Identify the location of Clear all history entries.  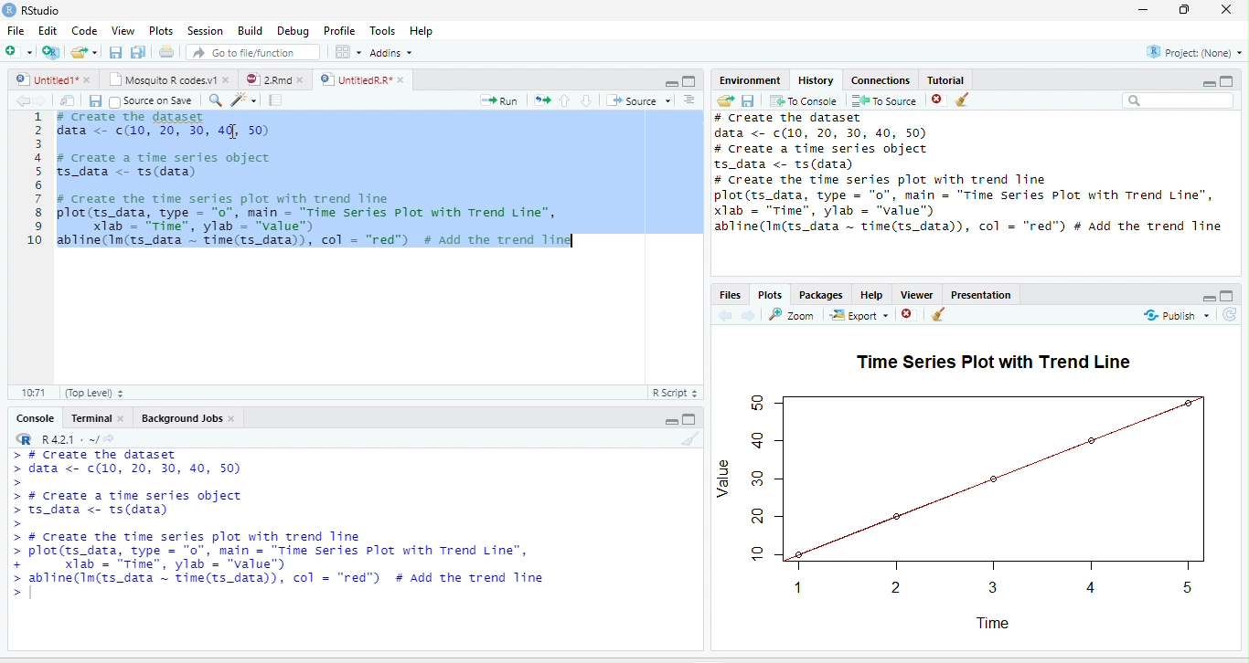
(963, 100).